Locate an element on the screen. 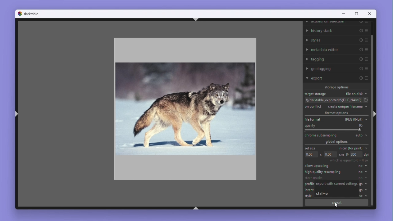  ctrl+shift+r is located at coordinates (375, 114).